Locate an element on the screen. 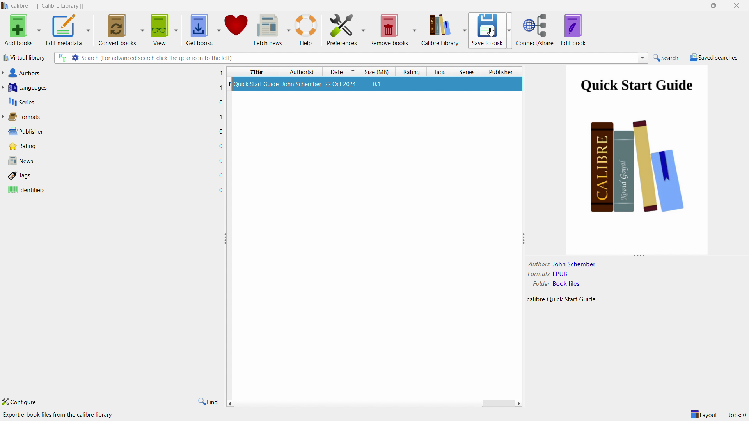 The image size is (749, 421). News is located at coordinates (25, 160).